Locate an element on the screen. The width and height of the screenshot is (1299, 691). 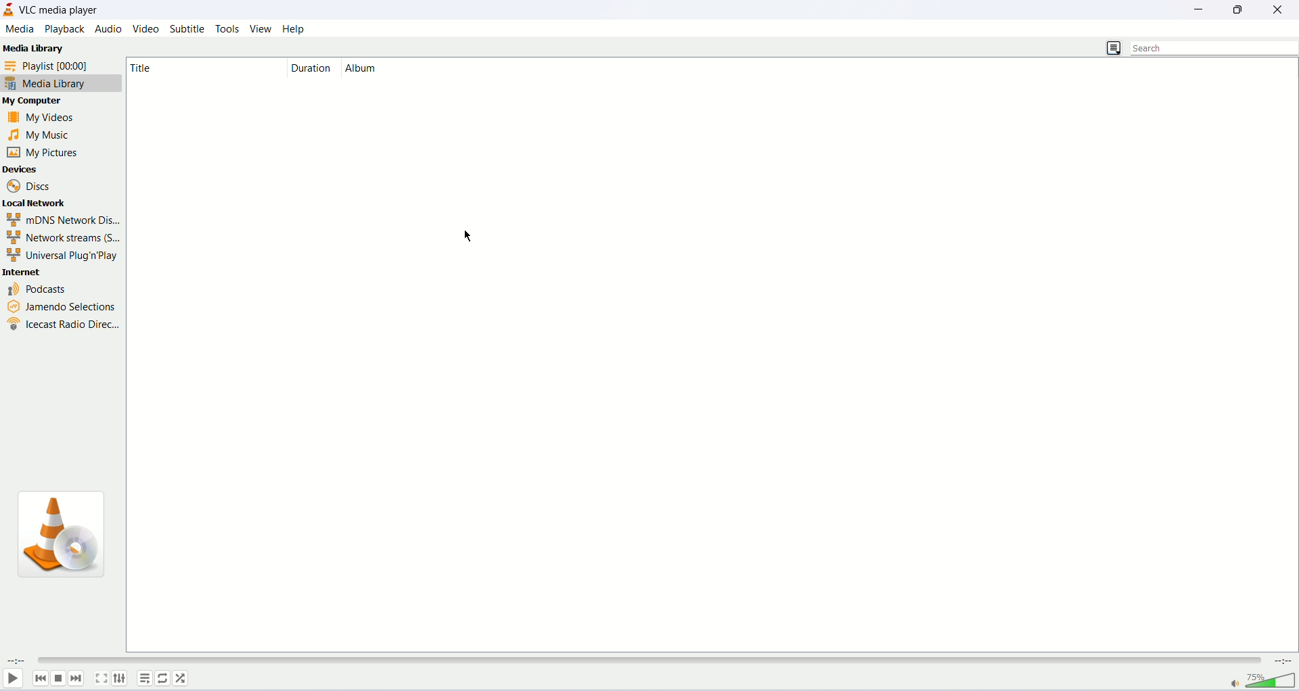
Media Library is located at coordinates (34, 47).